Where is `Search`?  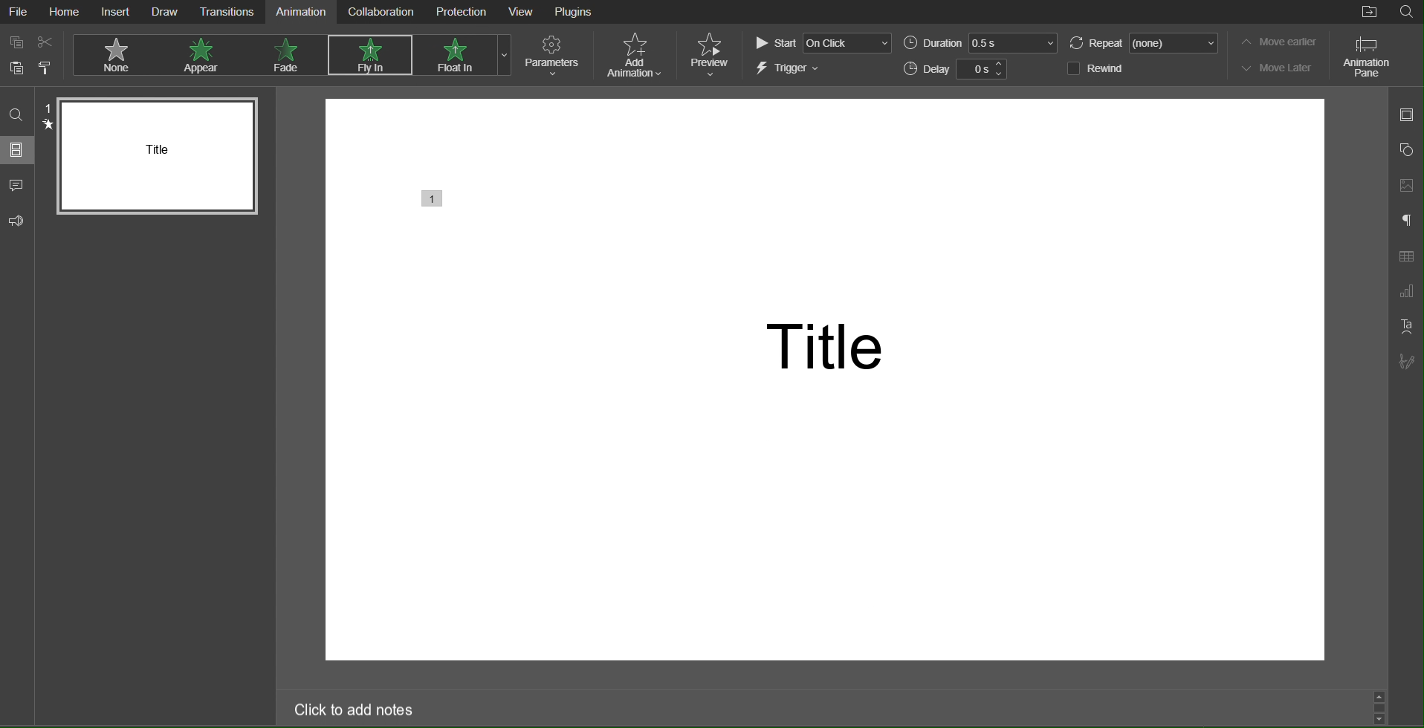
Search is located at coordinates (18, 114).